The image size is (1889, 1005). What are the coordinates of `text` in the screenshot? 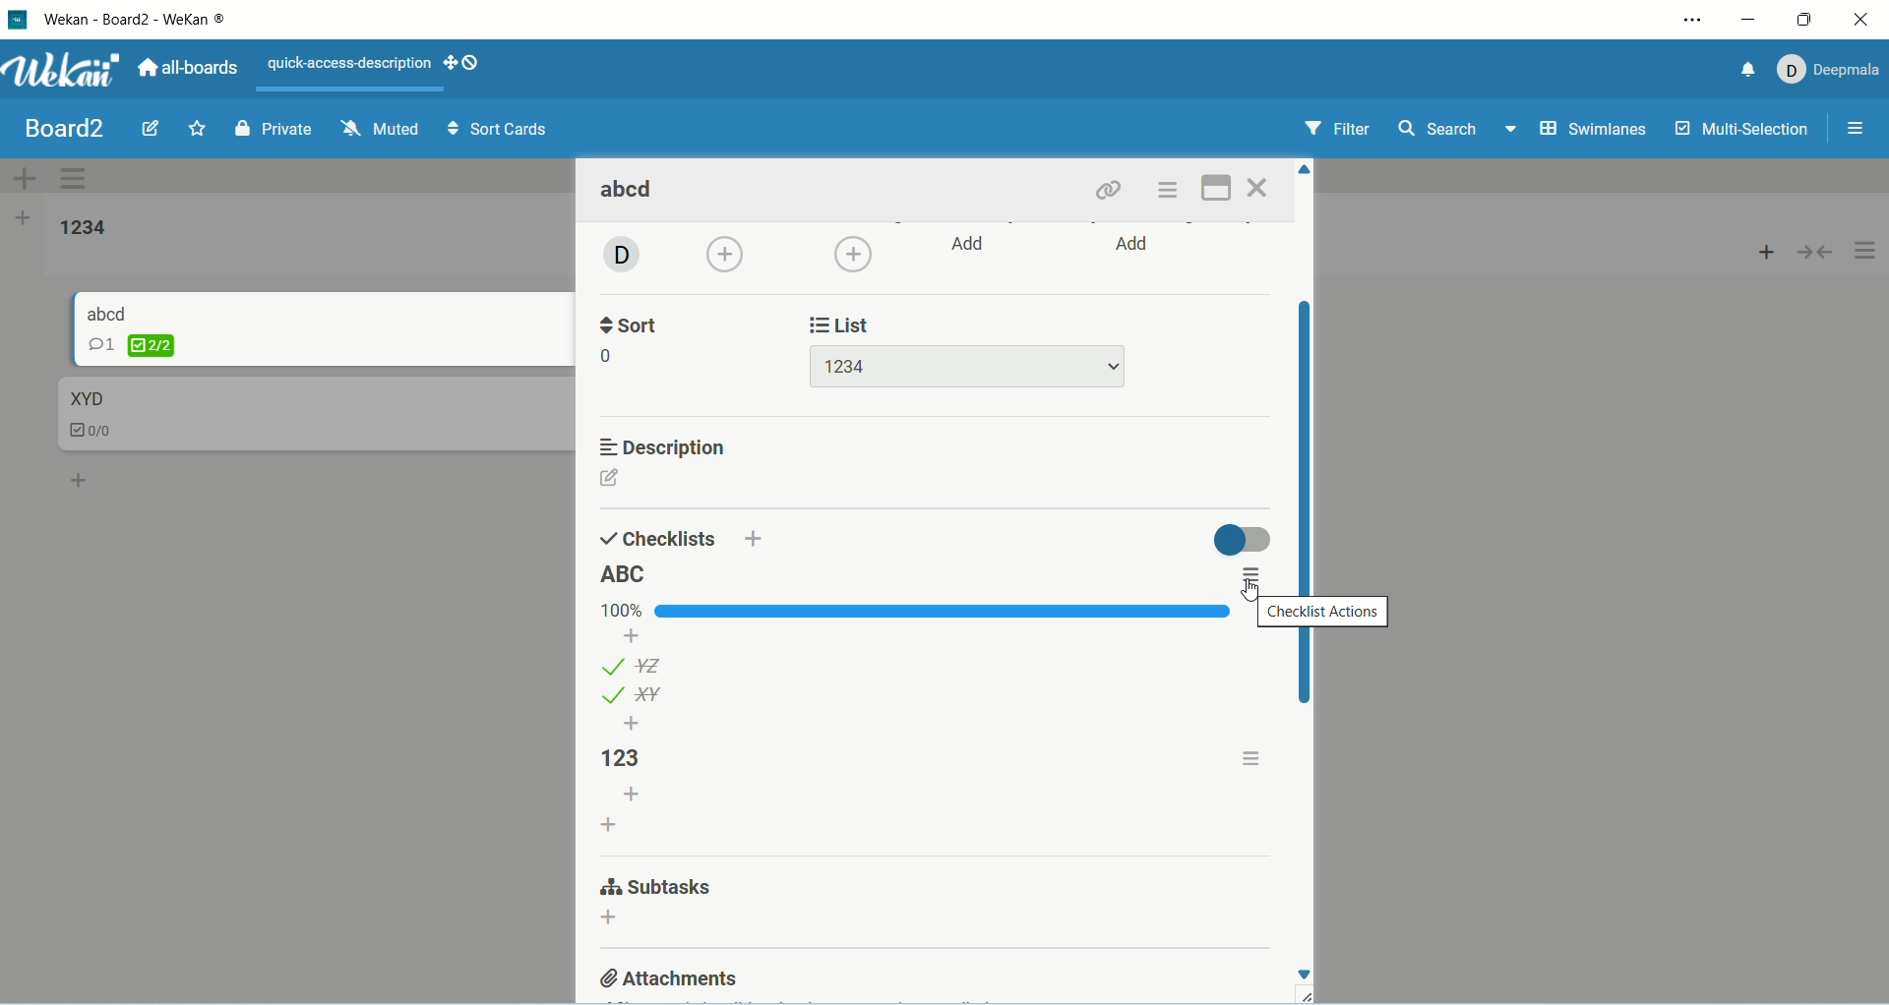 It's located at (350, 64).